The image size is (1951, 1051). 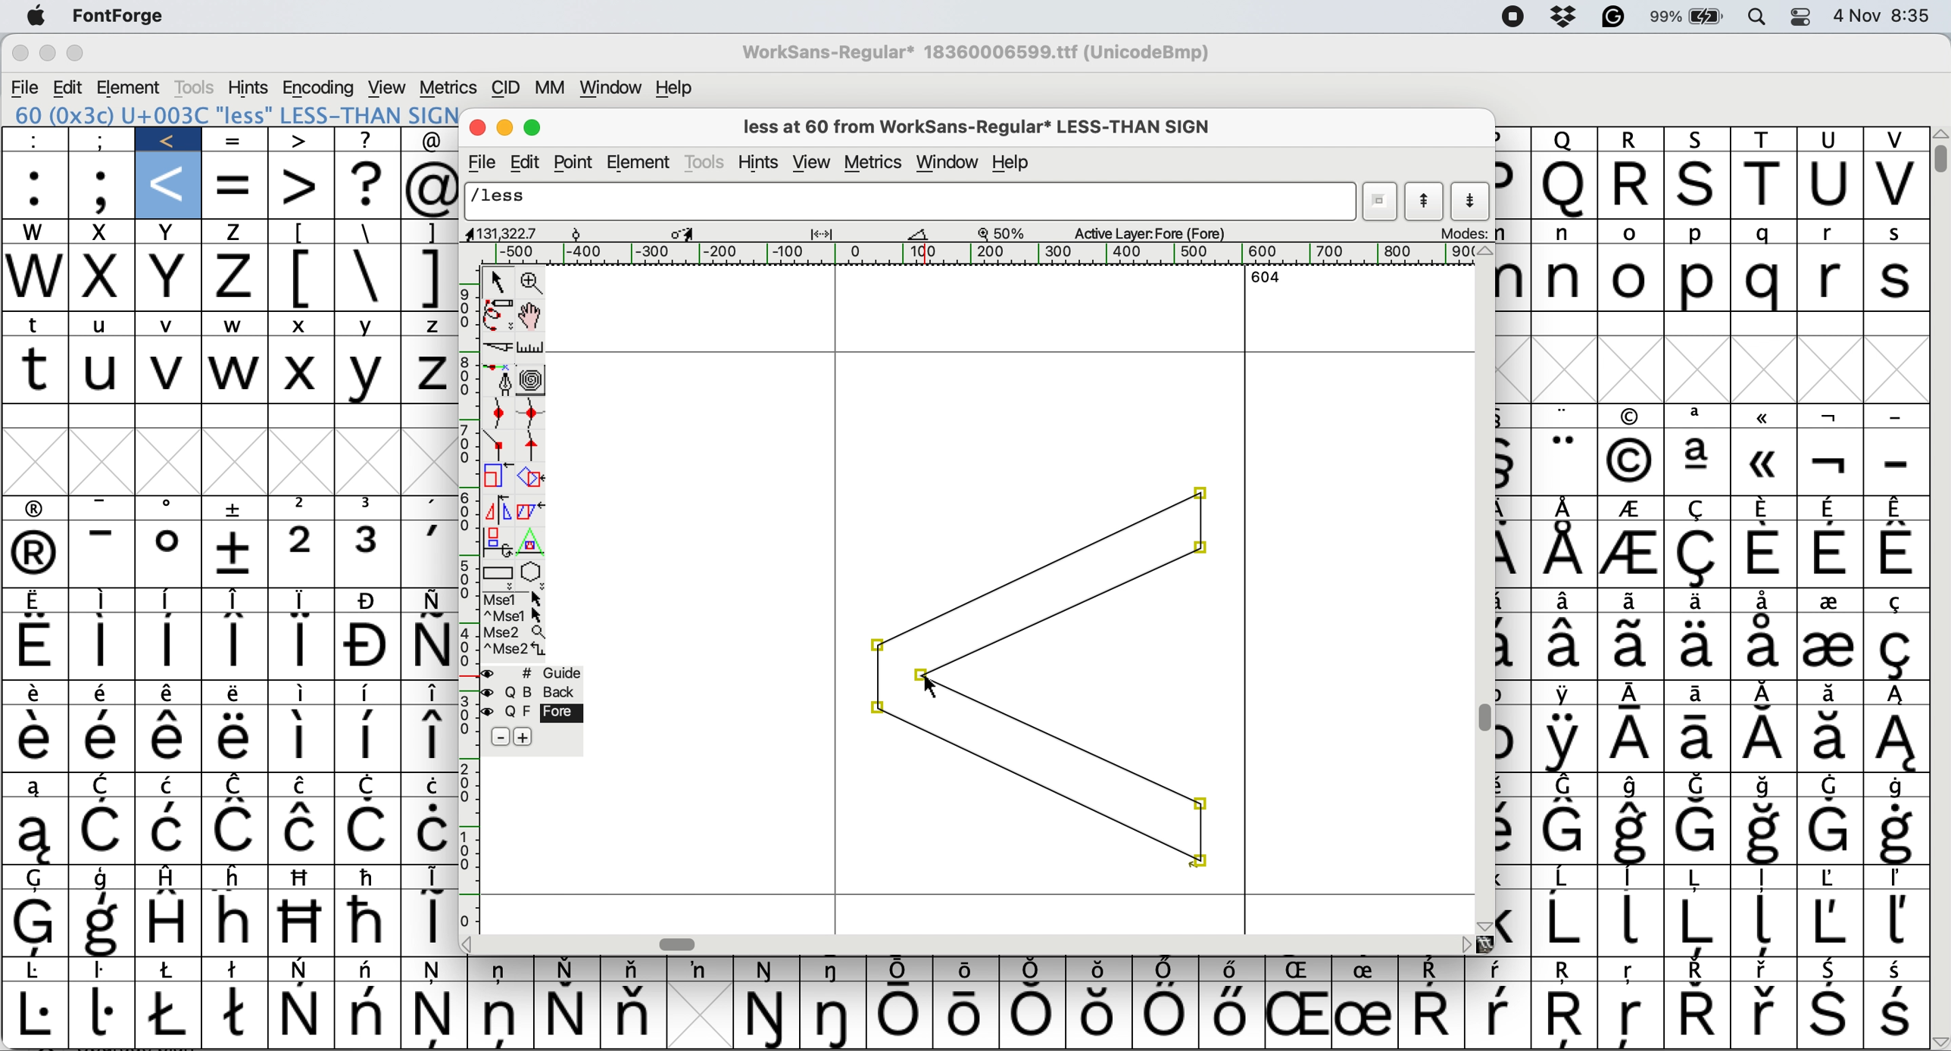 What do you see at coordinates (369, 1013) in the screenshot?
I see `Symbol` at bounding box center [369, 1013].